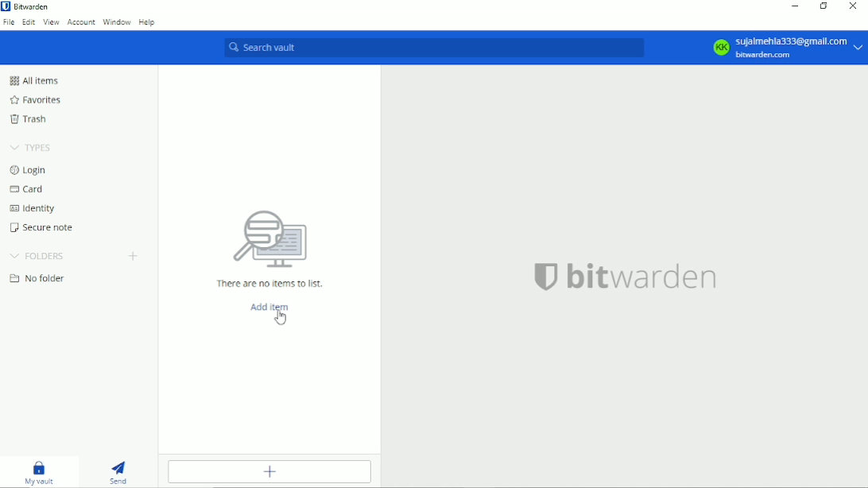  What do you see at coordinates (26, 190) in the screenshot?
I see `Card` at bounding box center [26, 190].